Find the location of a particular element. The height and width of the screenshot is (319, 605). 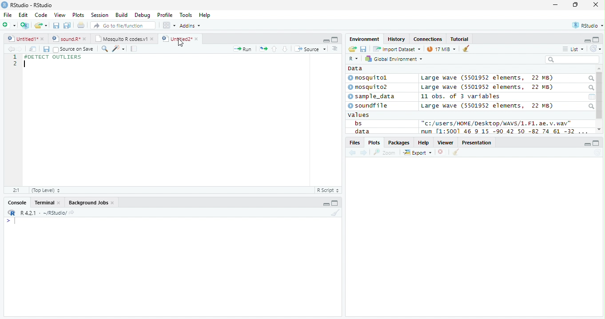

17 MiB is located at coordinates (441, 49).